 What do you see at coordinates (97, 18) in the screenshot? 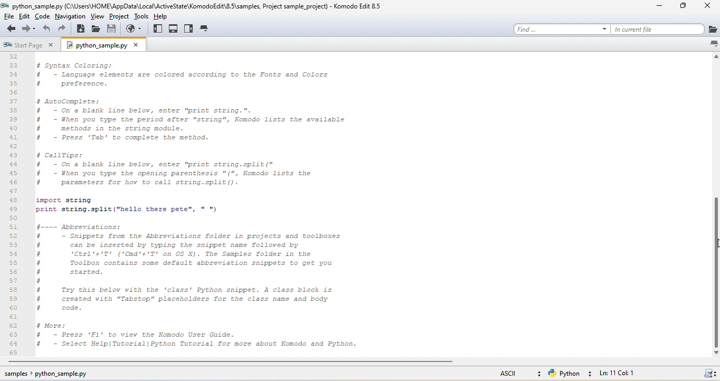
I see `view` at bounding box center [97, 18].